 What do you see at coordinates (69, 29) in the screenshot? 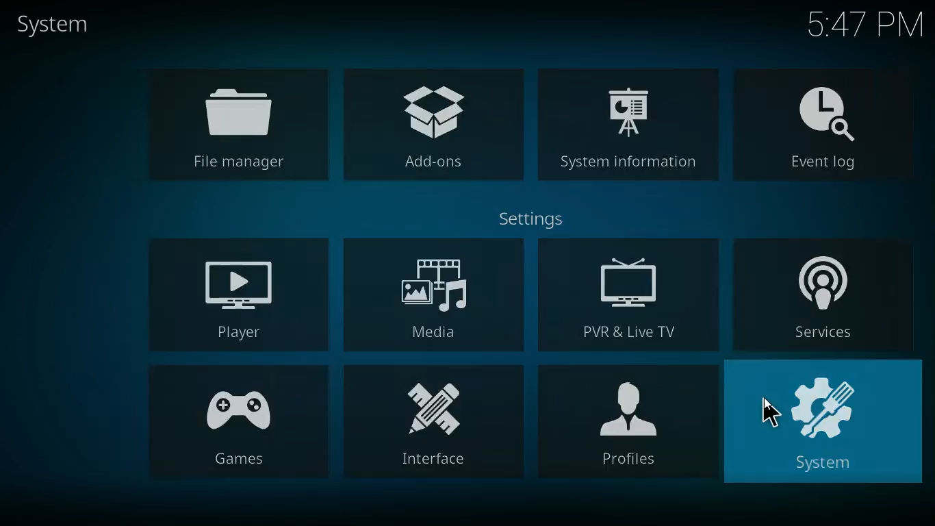
I see `system` at bounding box center [69, 29].